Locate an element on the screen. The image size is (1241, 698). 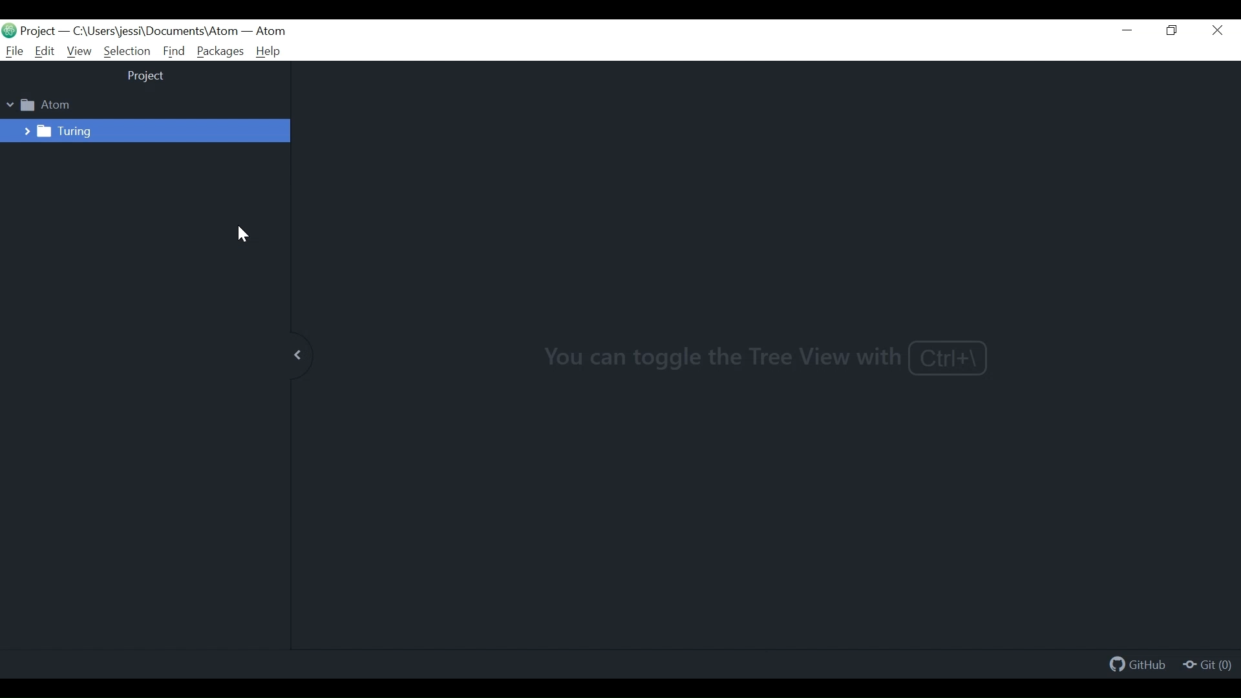
Edit is located at coordinates (45, 51).